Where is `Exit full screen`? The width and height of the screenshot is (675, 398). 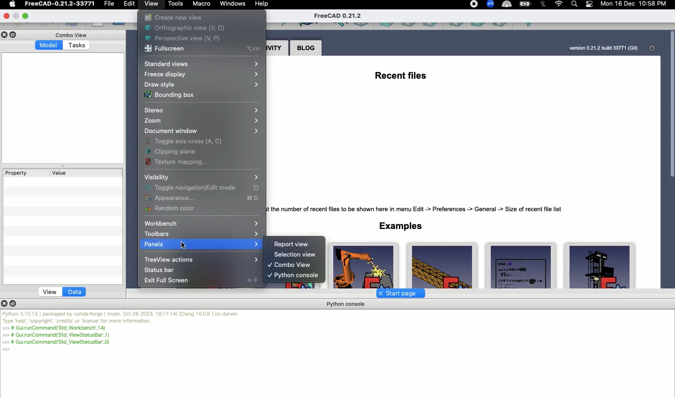 Exit full screen is located at coordinates (166, 280).